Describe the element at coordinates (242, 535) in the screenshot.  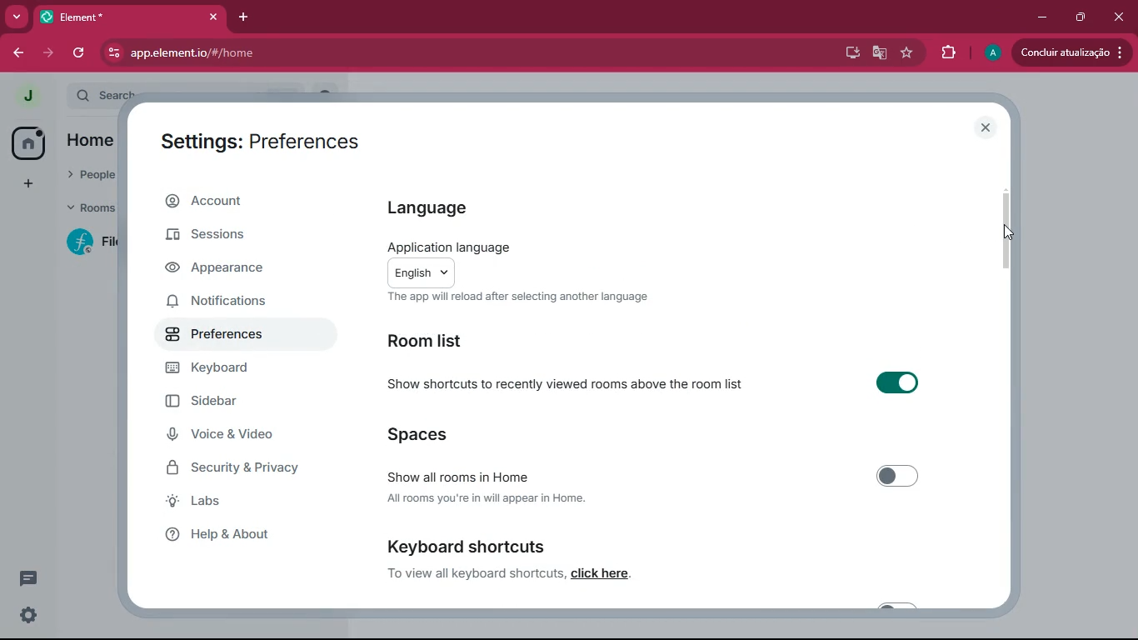
I see `help` at that location.